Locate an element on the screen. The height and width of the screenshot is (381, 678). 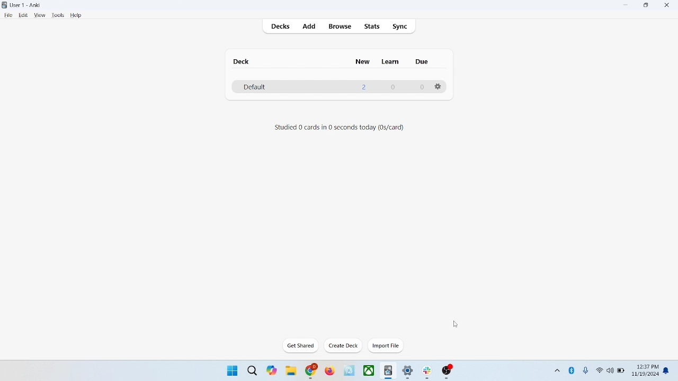
search is located at coordinates (253, 370).